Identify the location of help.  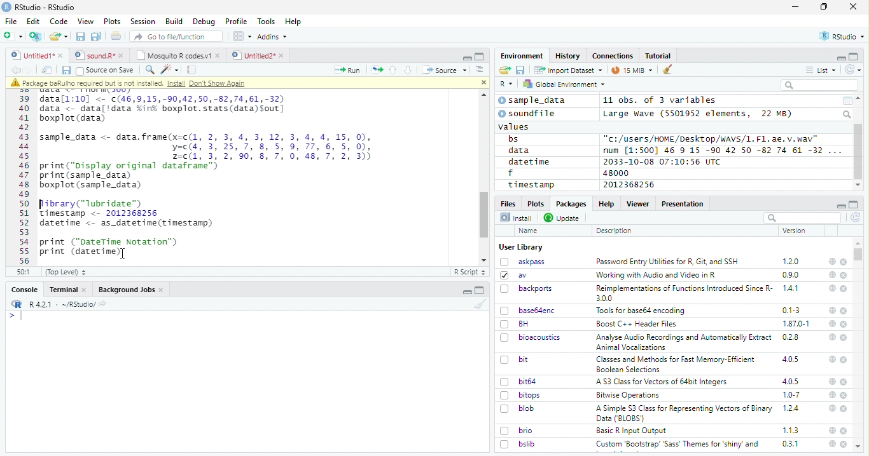
(831, 261).